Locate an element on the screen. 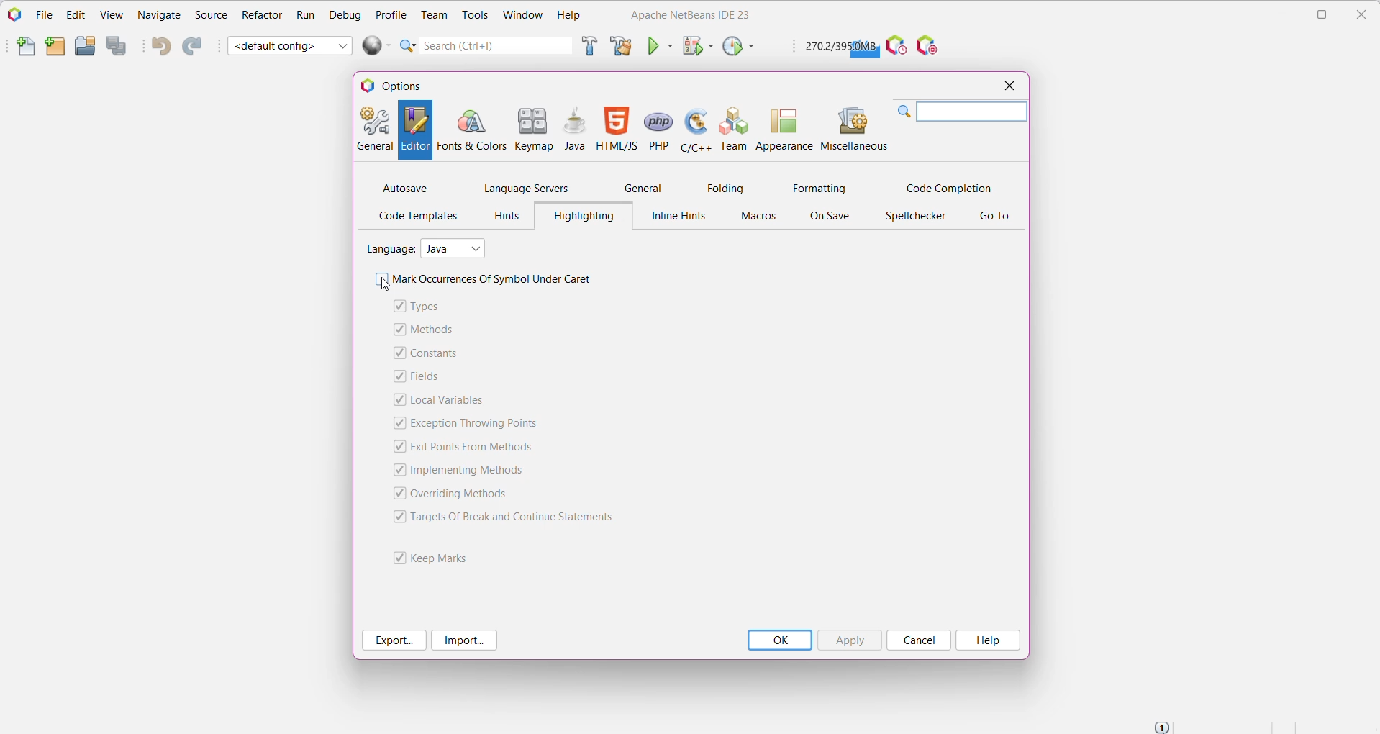  Source is located at coordinates (210, 16).